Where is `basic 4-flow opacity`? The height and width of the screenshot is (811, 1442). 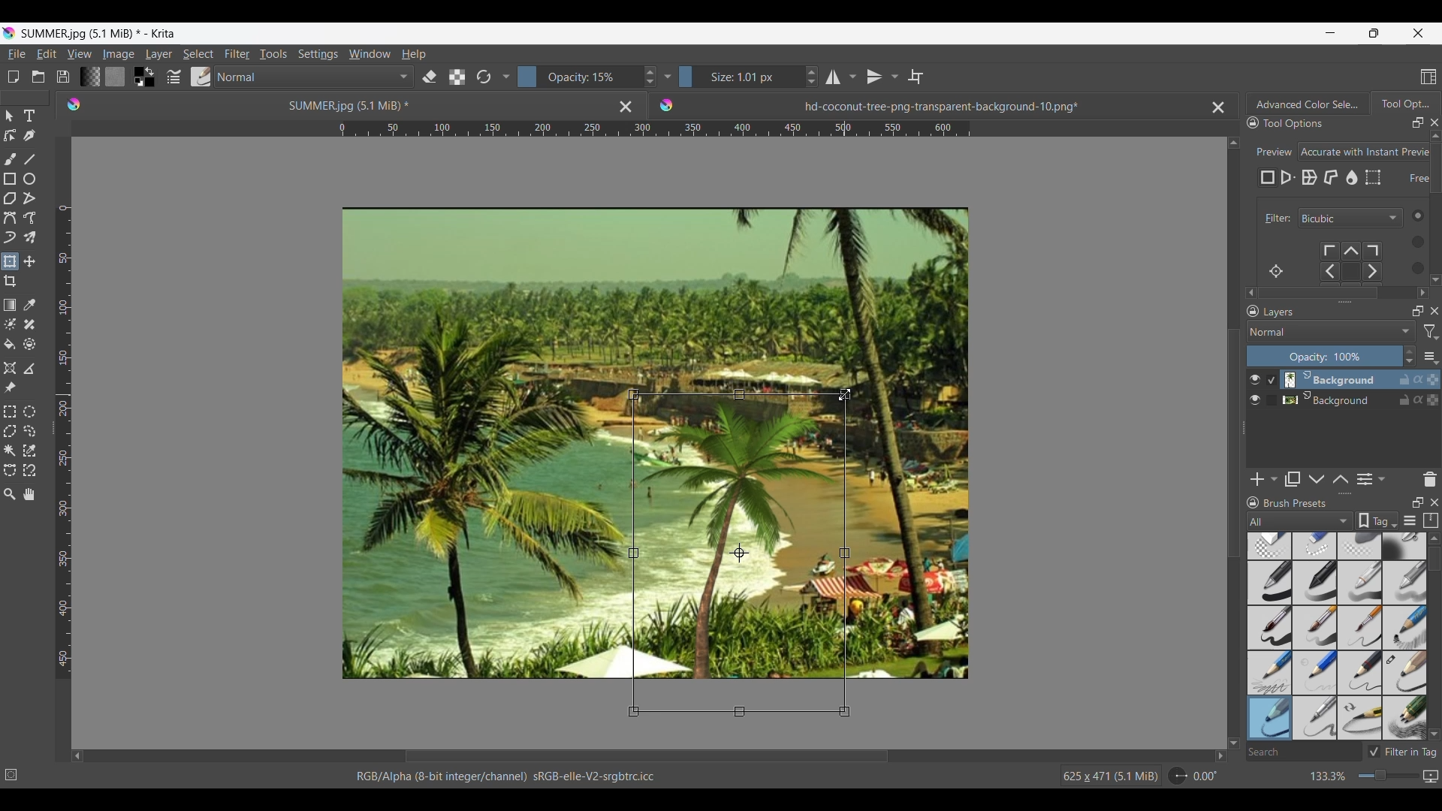
basic 4-flow opacity is located at coordinates (1404, 583).